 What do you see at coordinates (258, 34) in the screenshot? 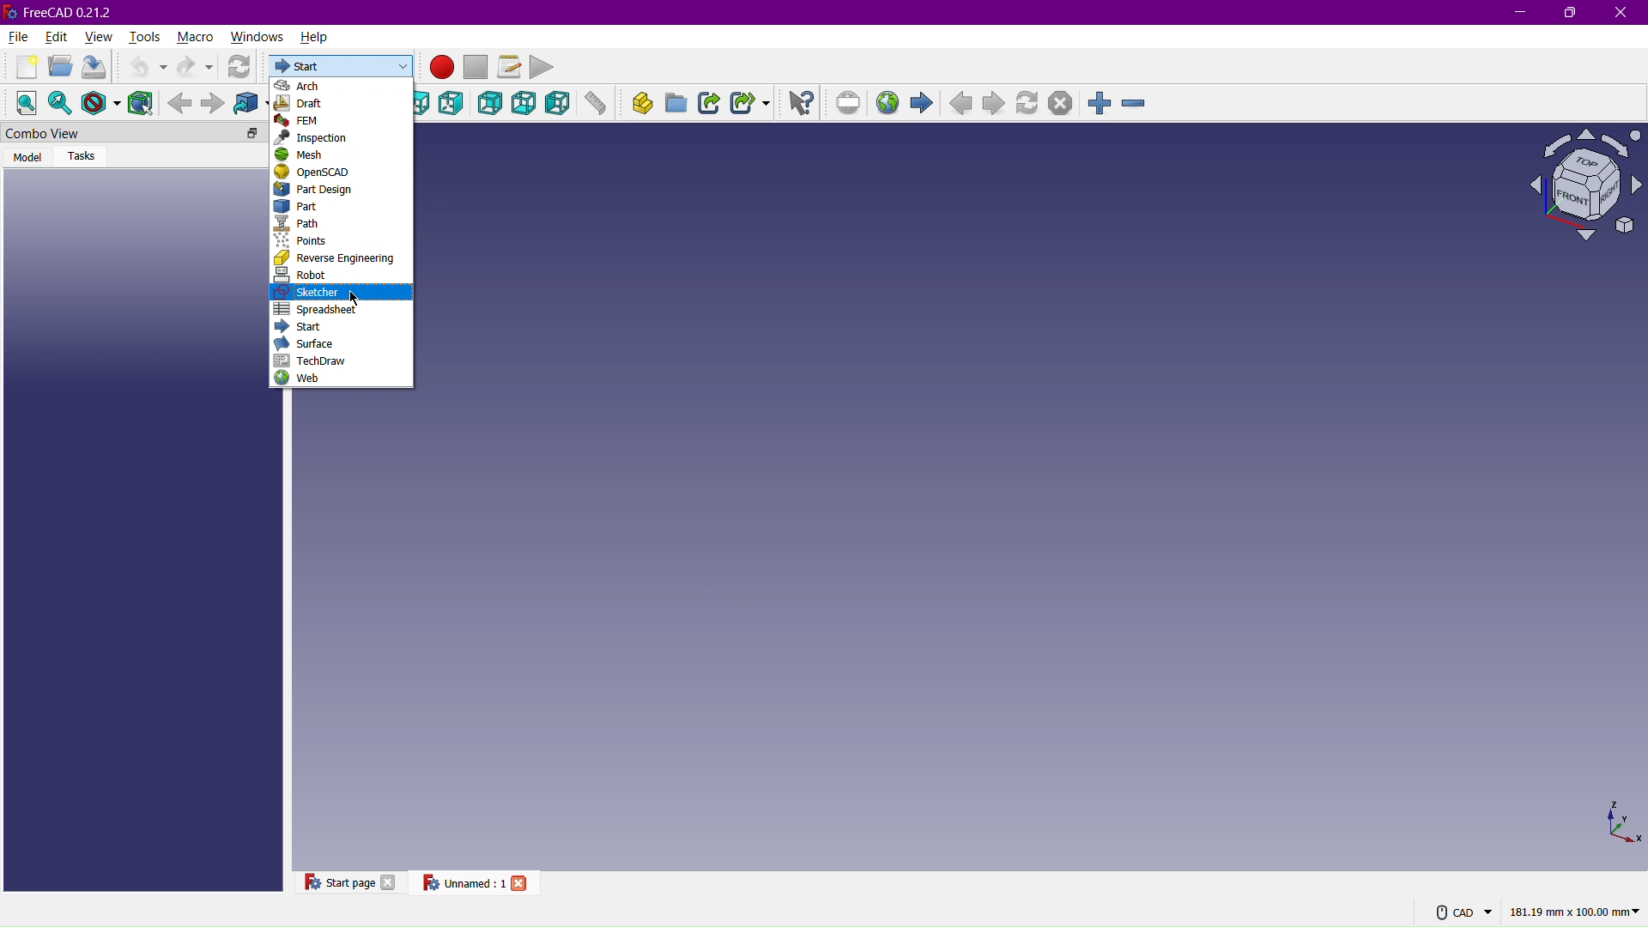
I see `Windows` at bounding box center [258, 34].